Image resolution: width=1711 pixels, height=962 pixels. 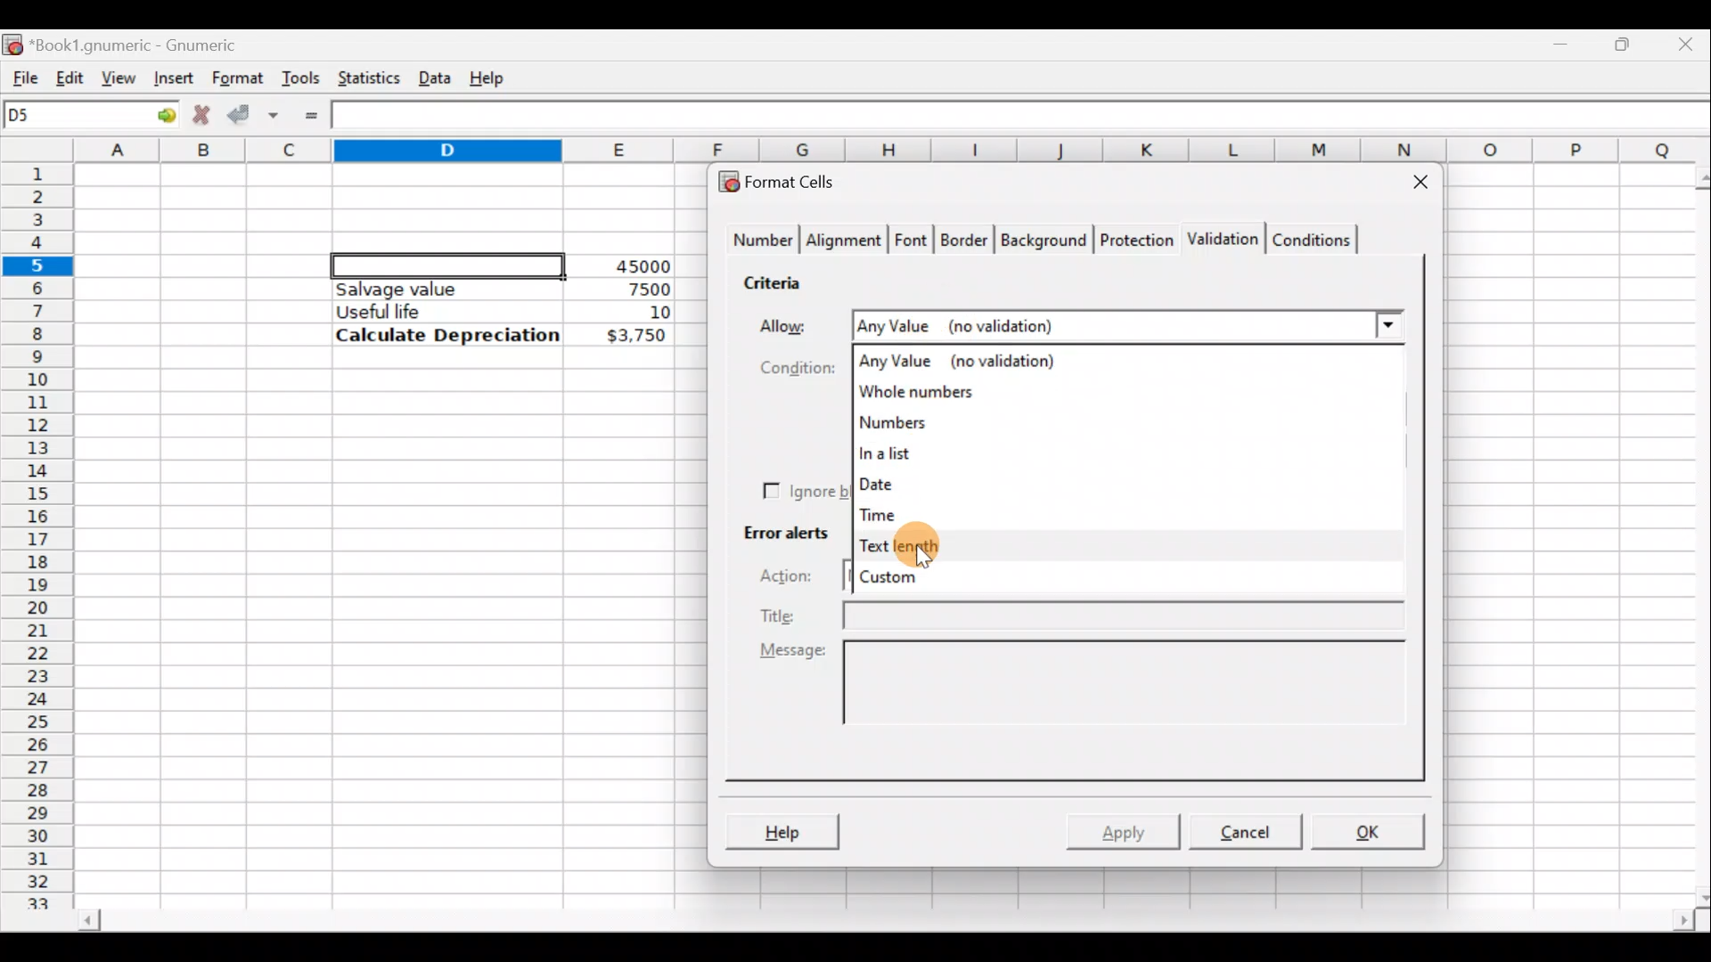 I want to click on Rows, so click(x=39, y=526).